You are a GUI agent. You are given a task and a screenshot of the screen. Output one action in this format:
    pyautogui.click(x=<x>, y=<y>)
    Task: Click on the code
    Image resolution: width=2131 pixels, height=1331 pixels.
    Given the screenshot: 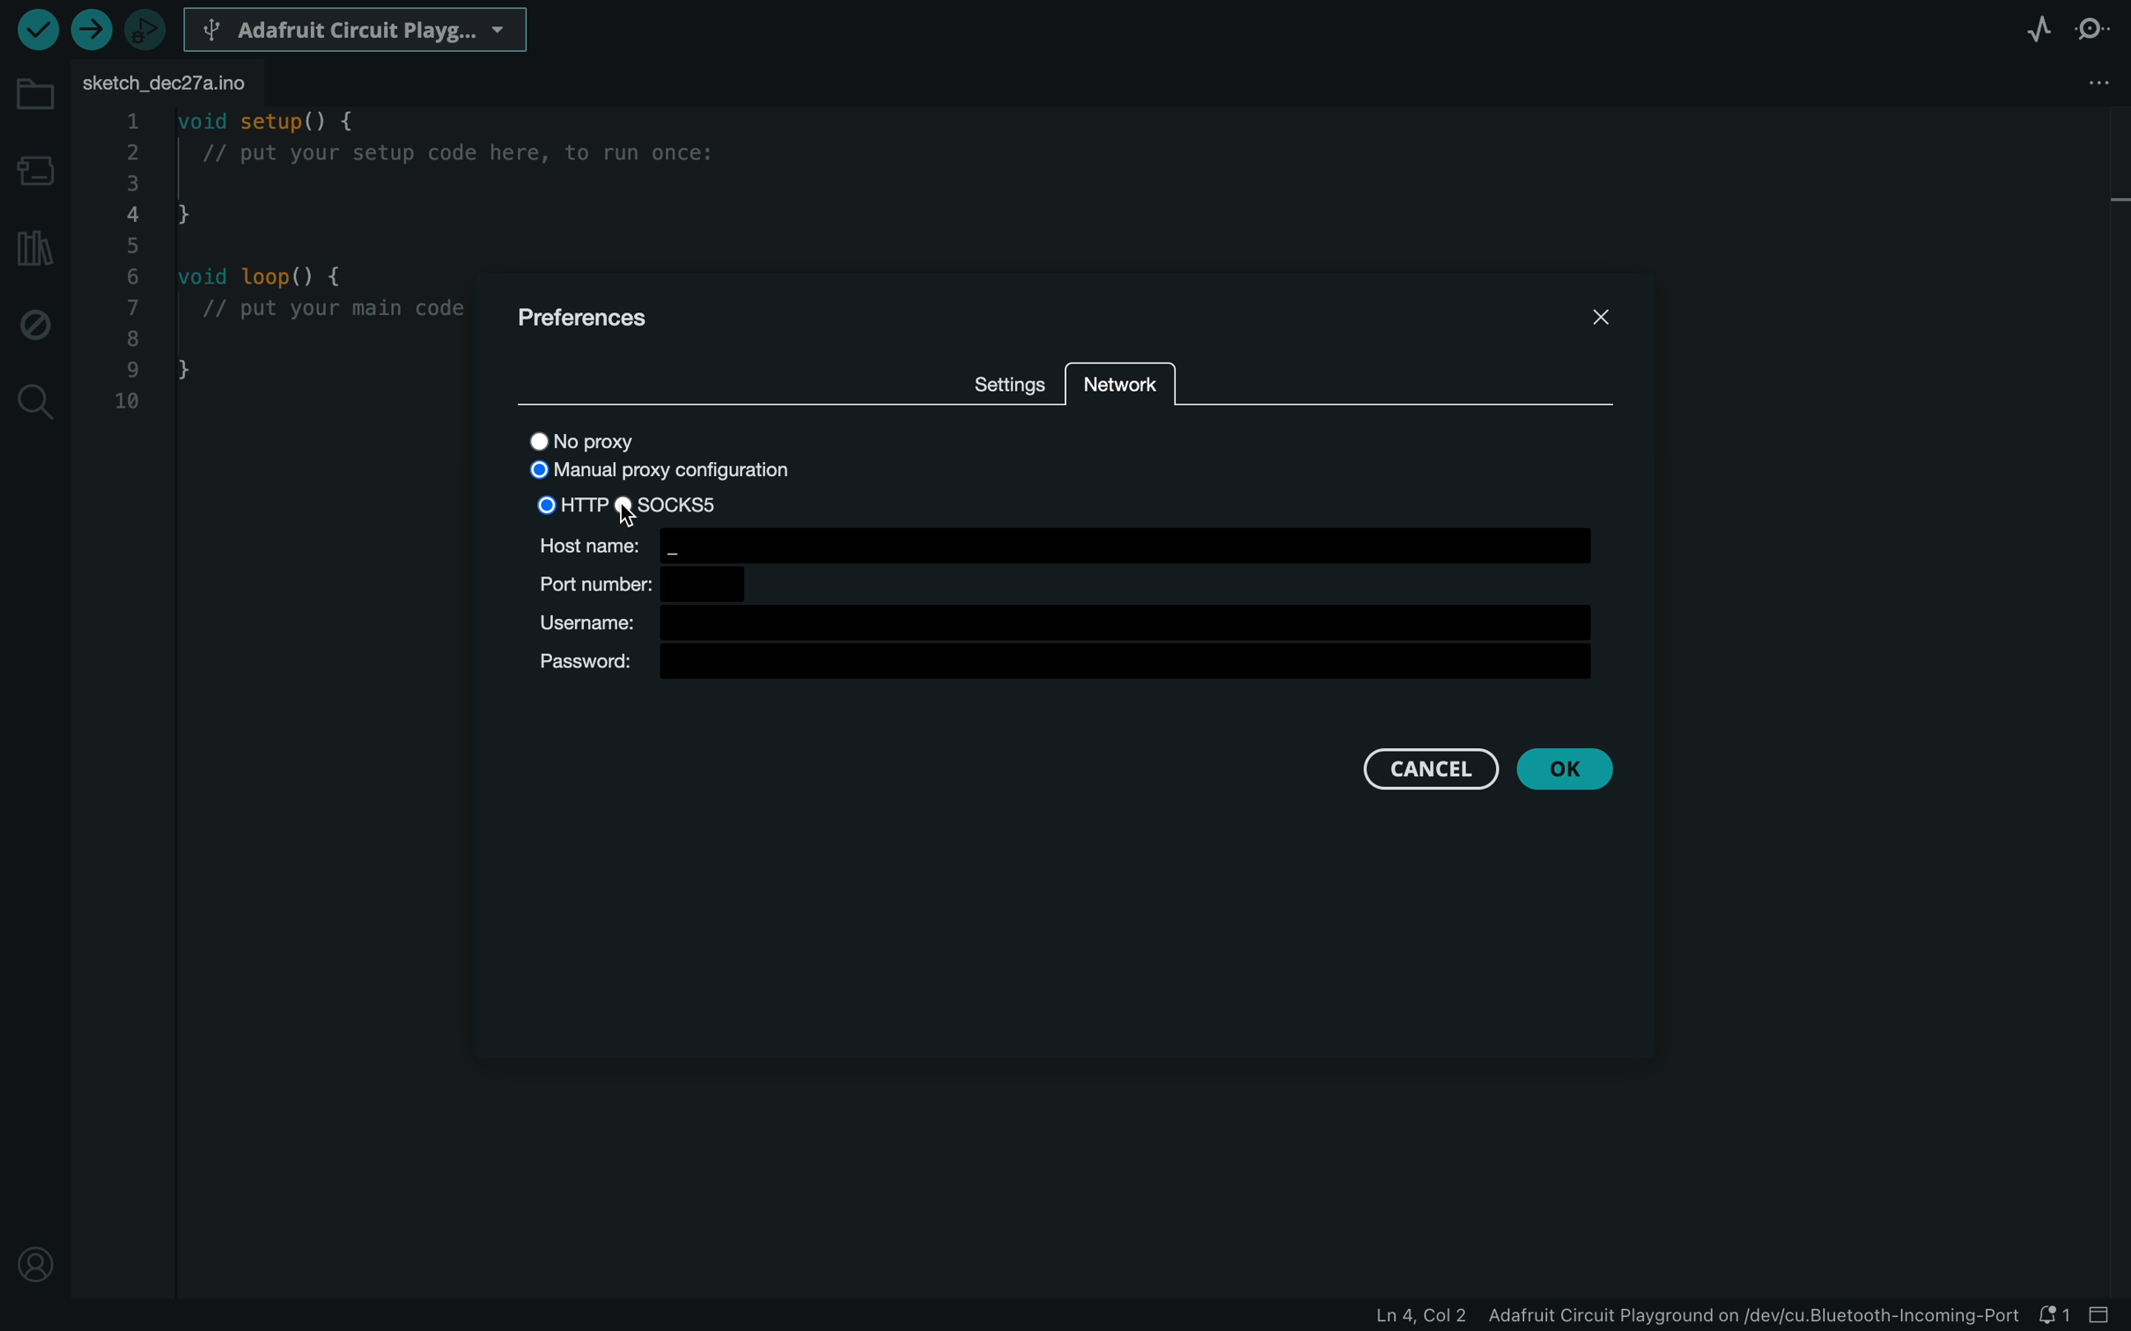 What is the action you would take?
    pyautogui.click(x=277, y=269)
    